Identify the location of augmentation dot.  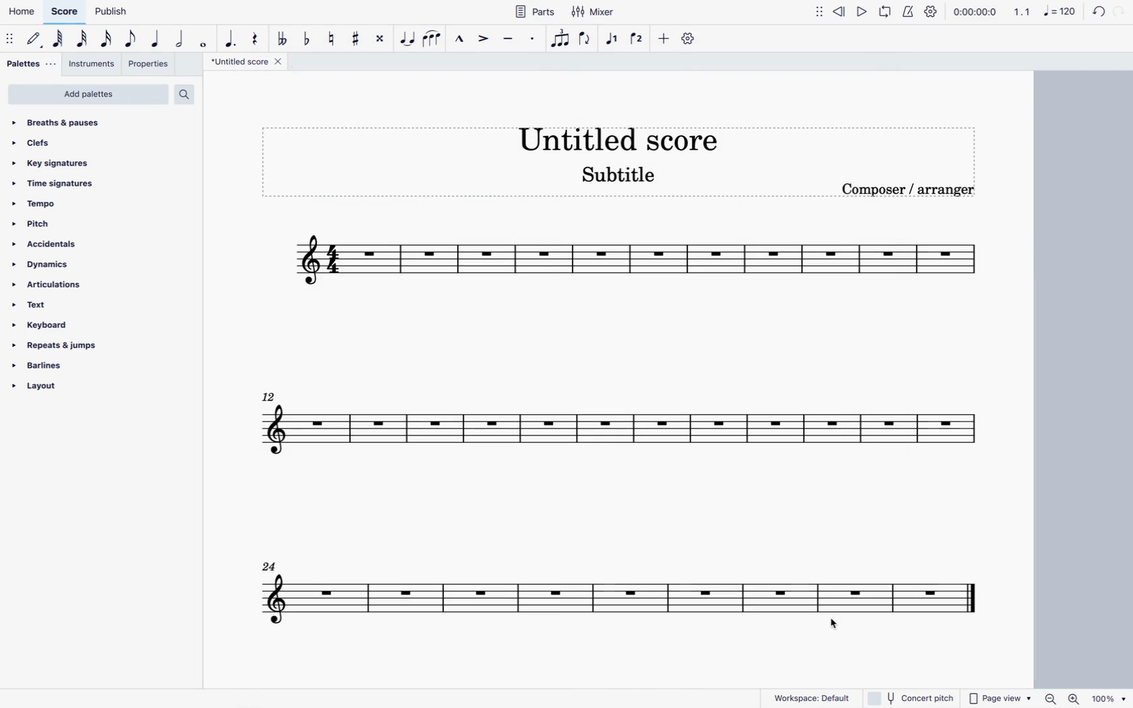
(231, 40).